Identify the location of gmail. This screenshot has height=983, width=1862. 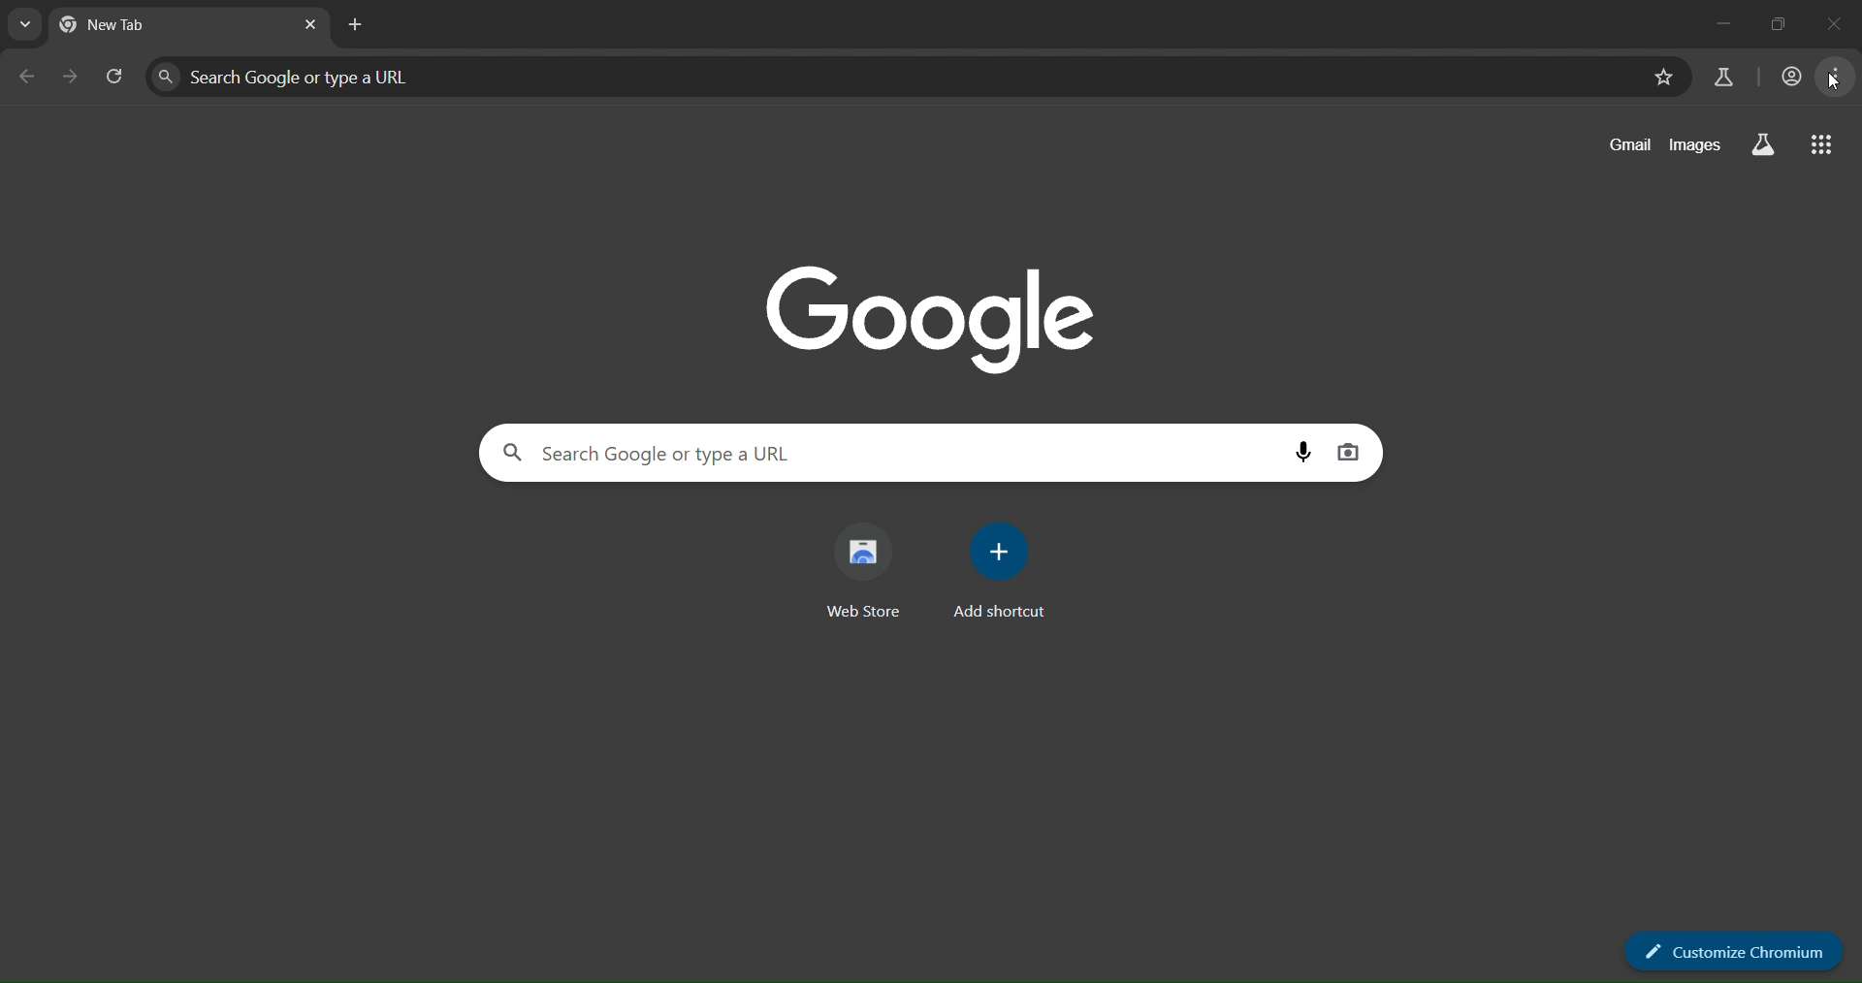
(1631, 143).